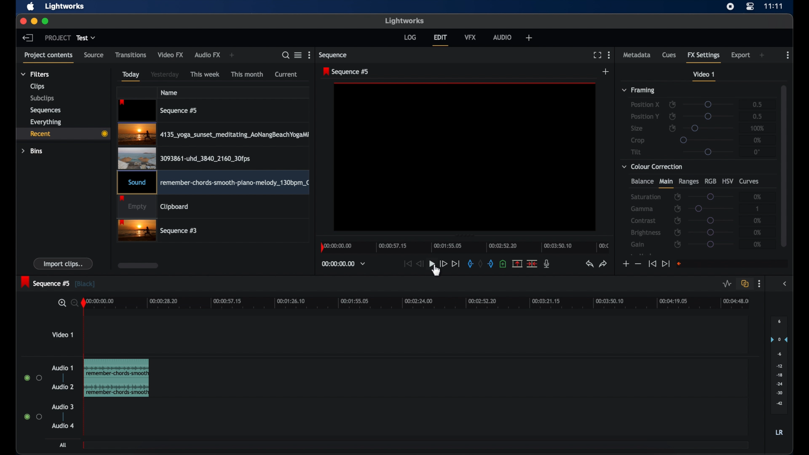  Describe the element at coordinates (706, 139) in the screenshot. I see `slider` at that location.